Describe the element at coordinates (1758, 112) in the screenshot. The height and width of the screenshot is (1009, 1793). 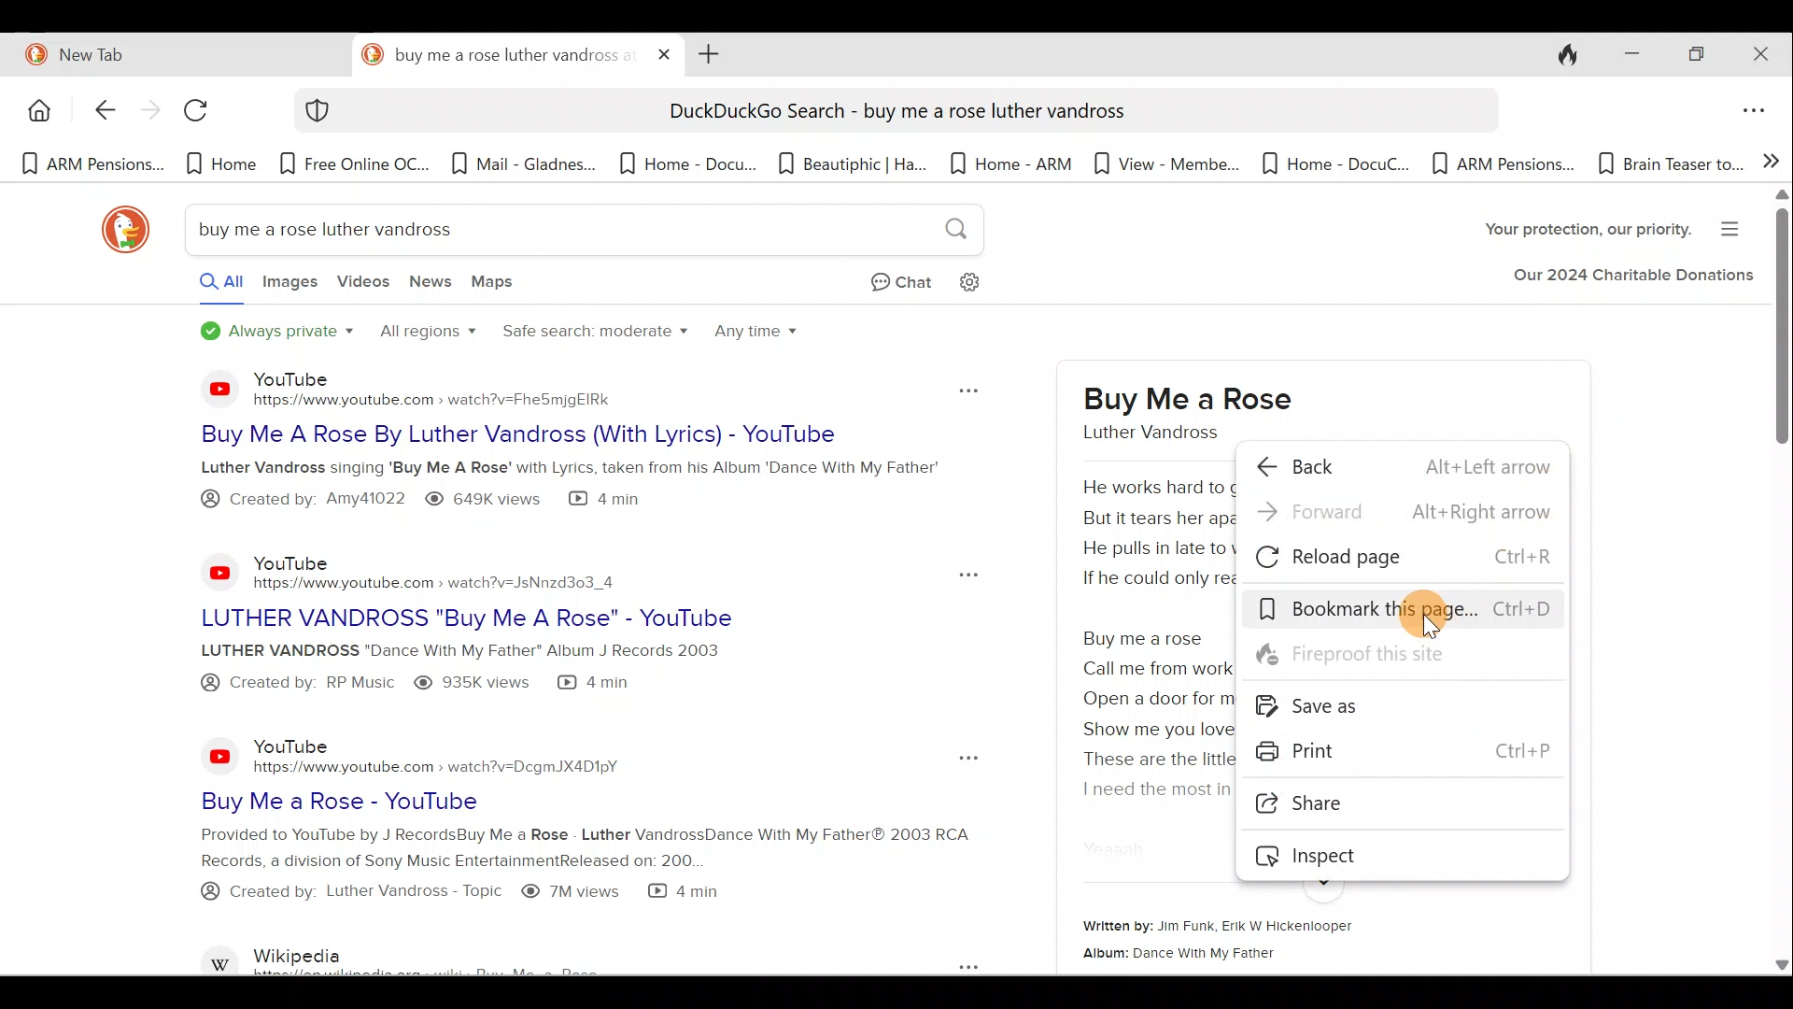
I see `Application menu` at that location.